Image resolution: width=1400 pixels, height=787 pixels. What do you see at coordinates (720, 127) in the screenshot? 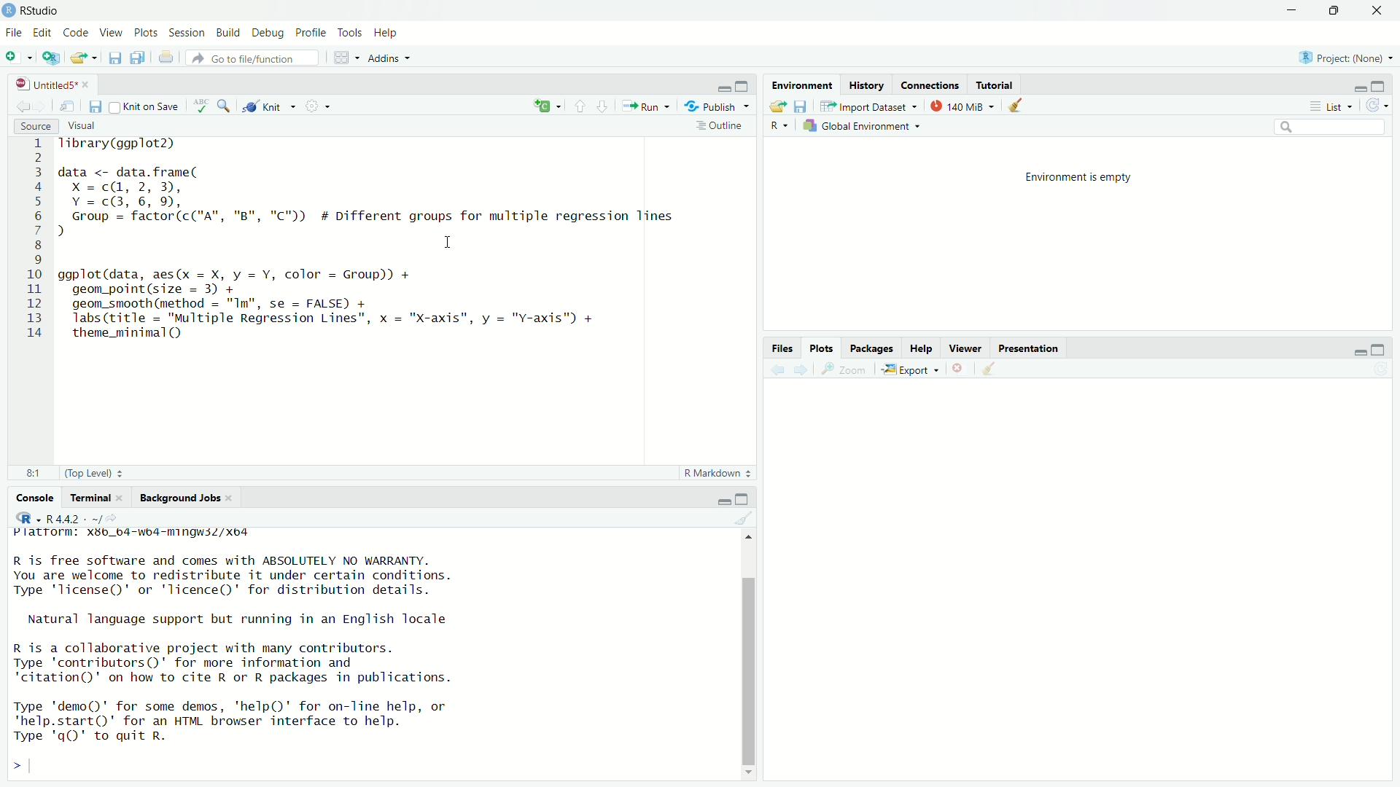
I see `Outline` at bounding box center [720, 127].